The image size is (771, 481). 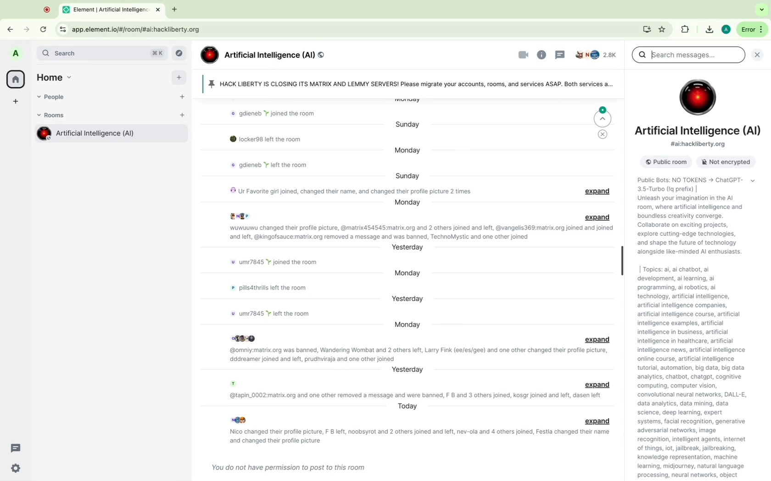 I want to click on day, so click(x=408, y=406).